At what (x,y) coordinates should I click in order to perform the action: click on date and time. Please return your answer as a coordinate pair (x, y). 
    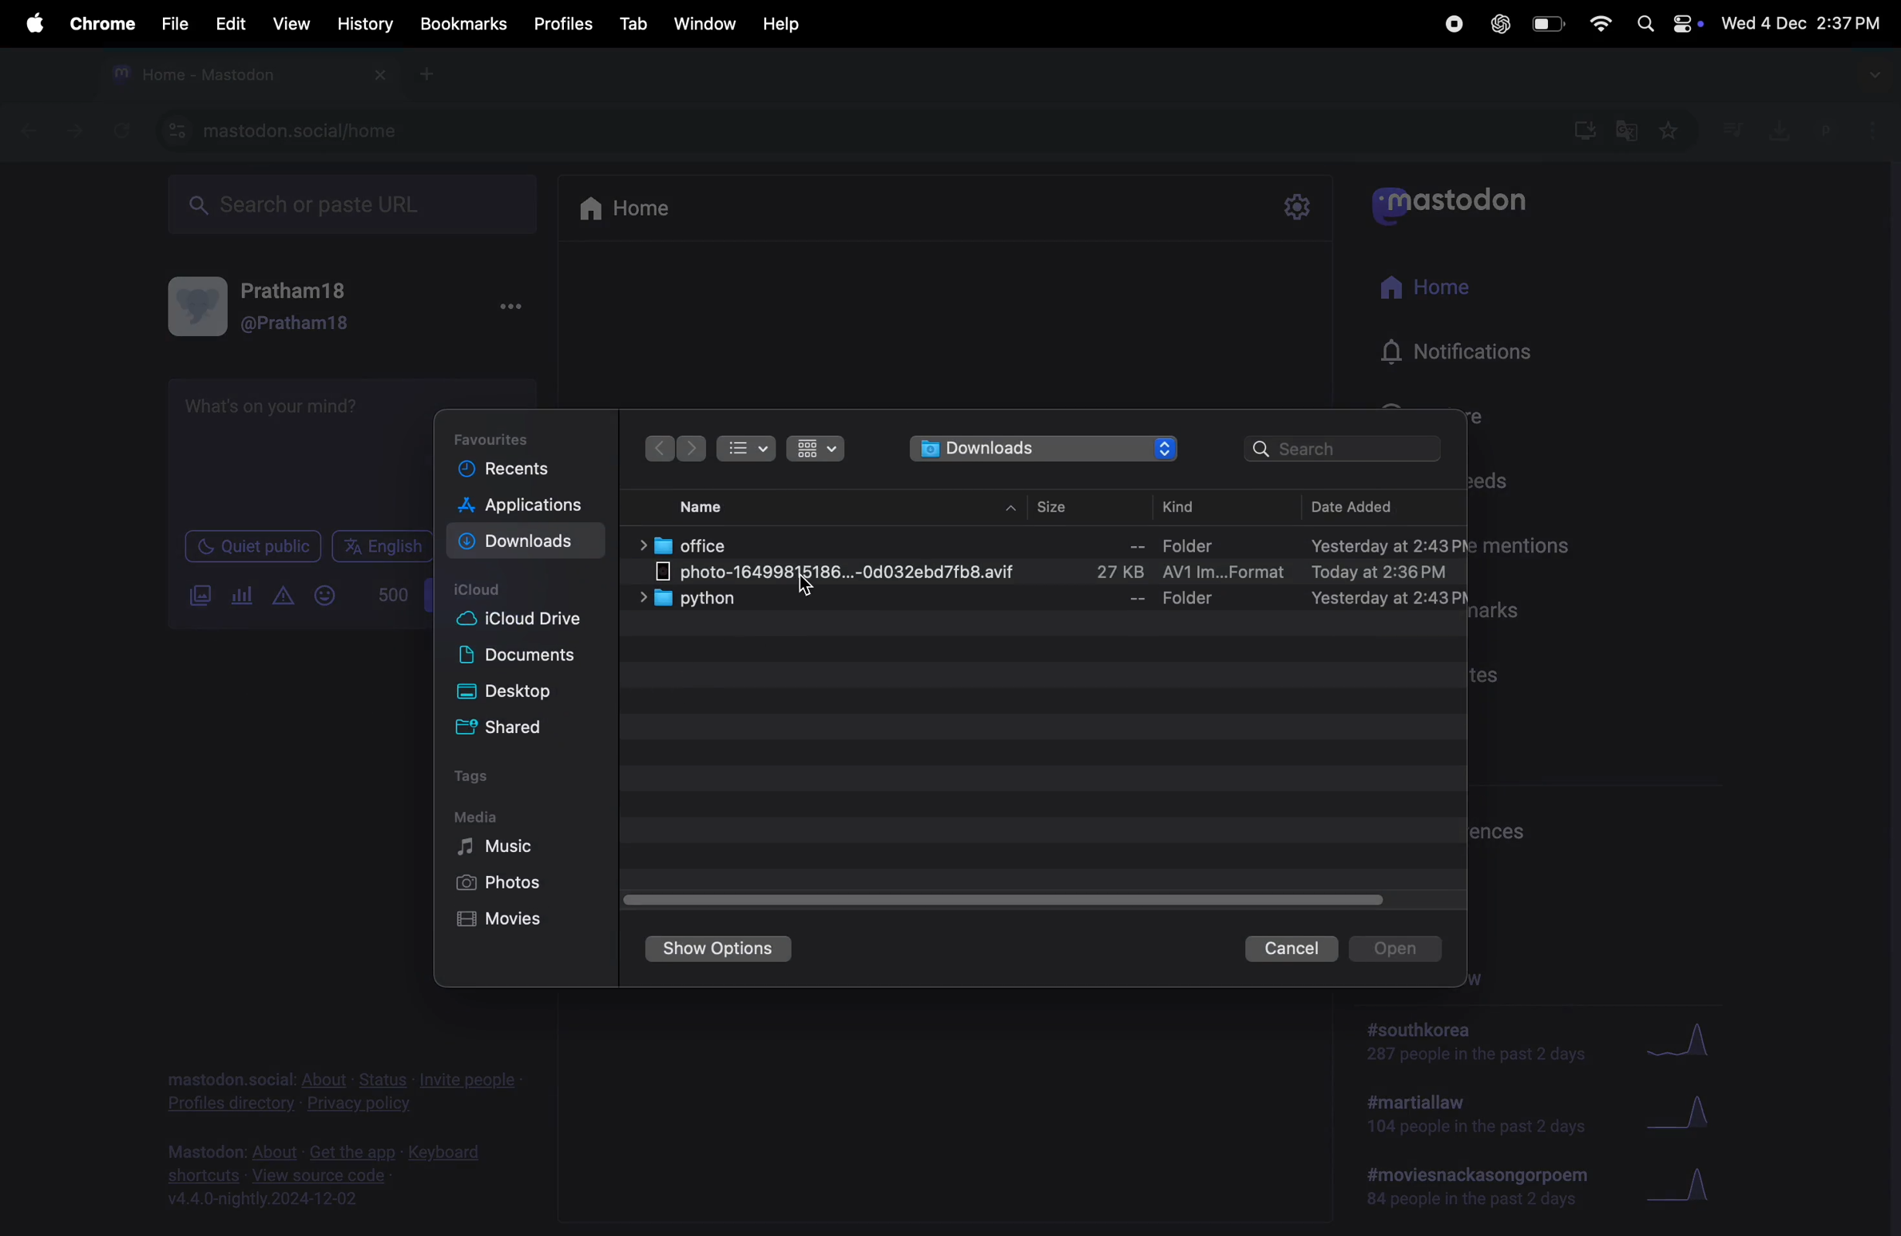
    Looking at the image, I should click on (1804, 19).